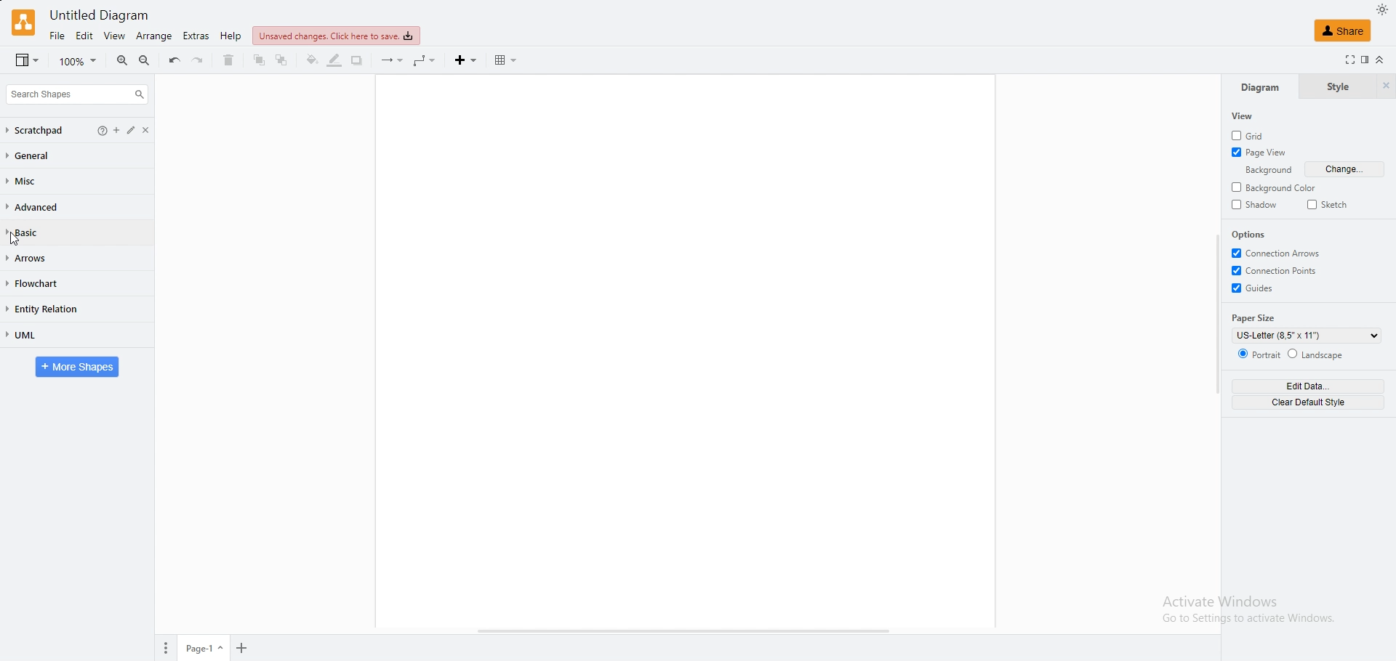  I want to click on flowchart, so click(41, 285).